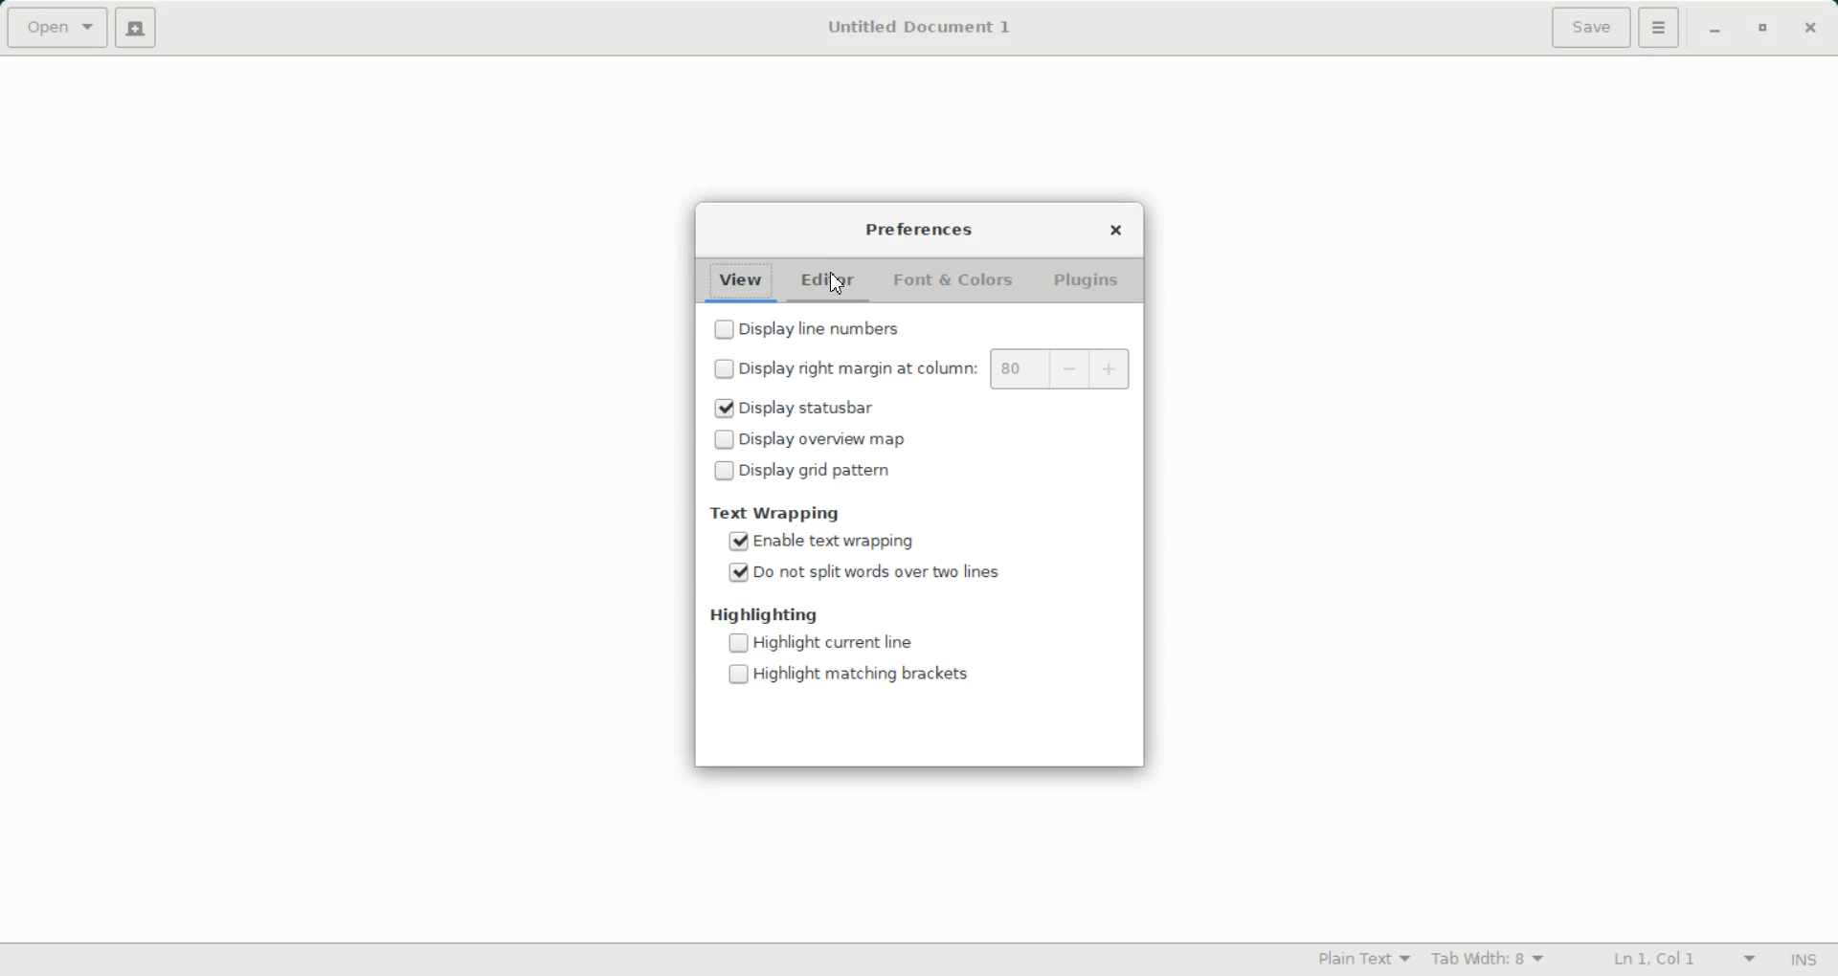  I want to click on Cursor, so click(837, 284).